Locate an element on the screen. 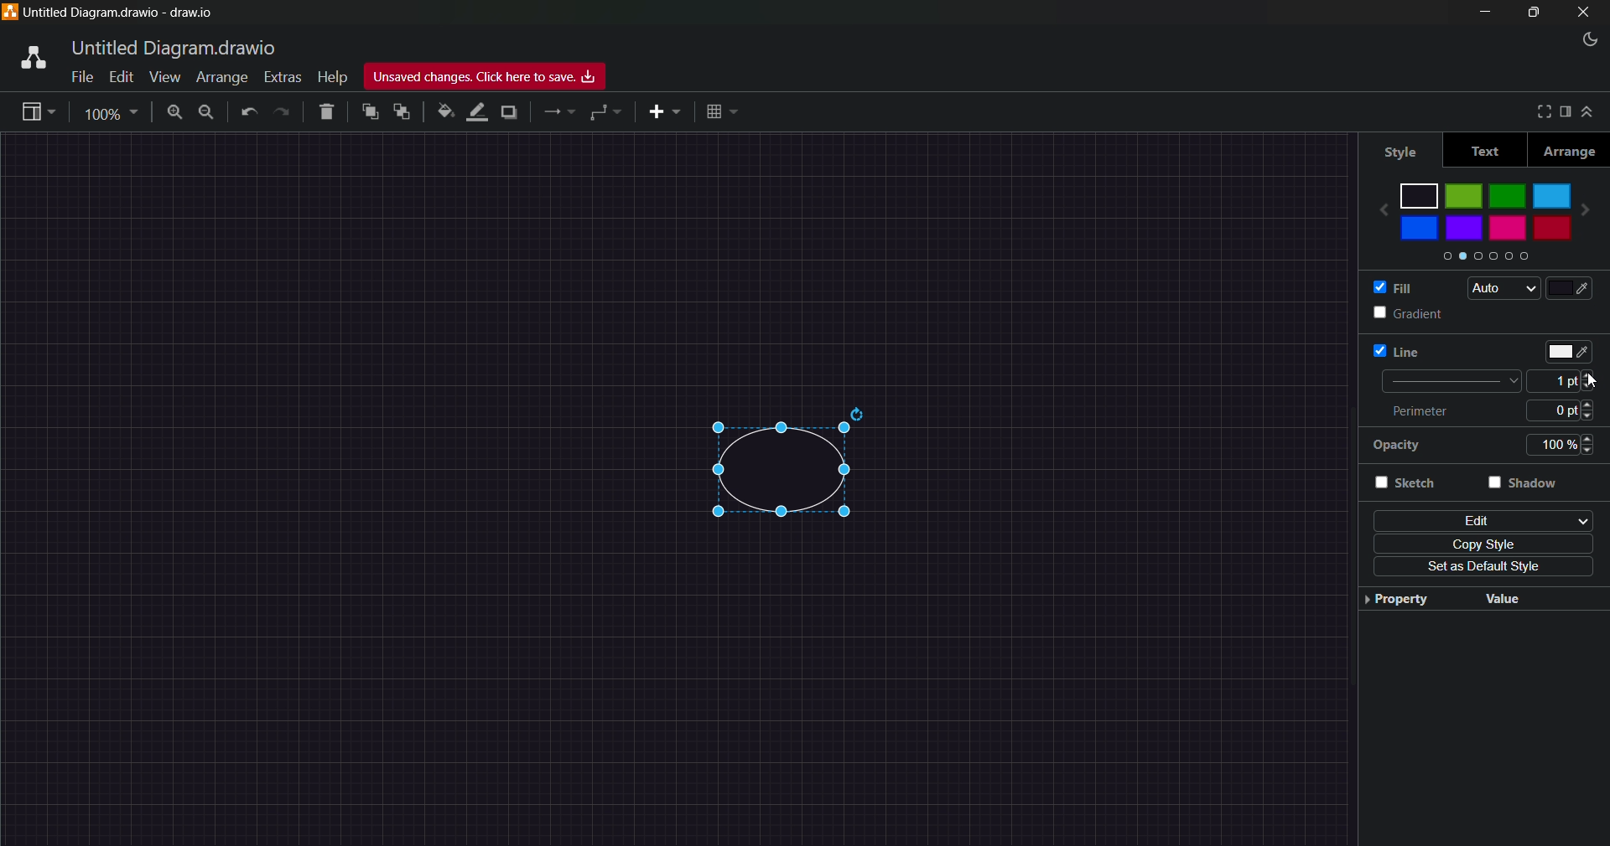  zoom is located at coordinates (112, 113).